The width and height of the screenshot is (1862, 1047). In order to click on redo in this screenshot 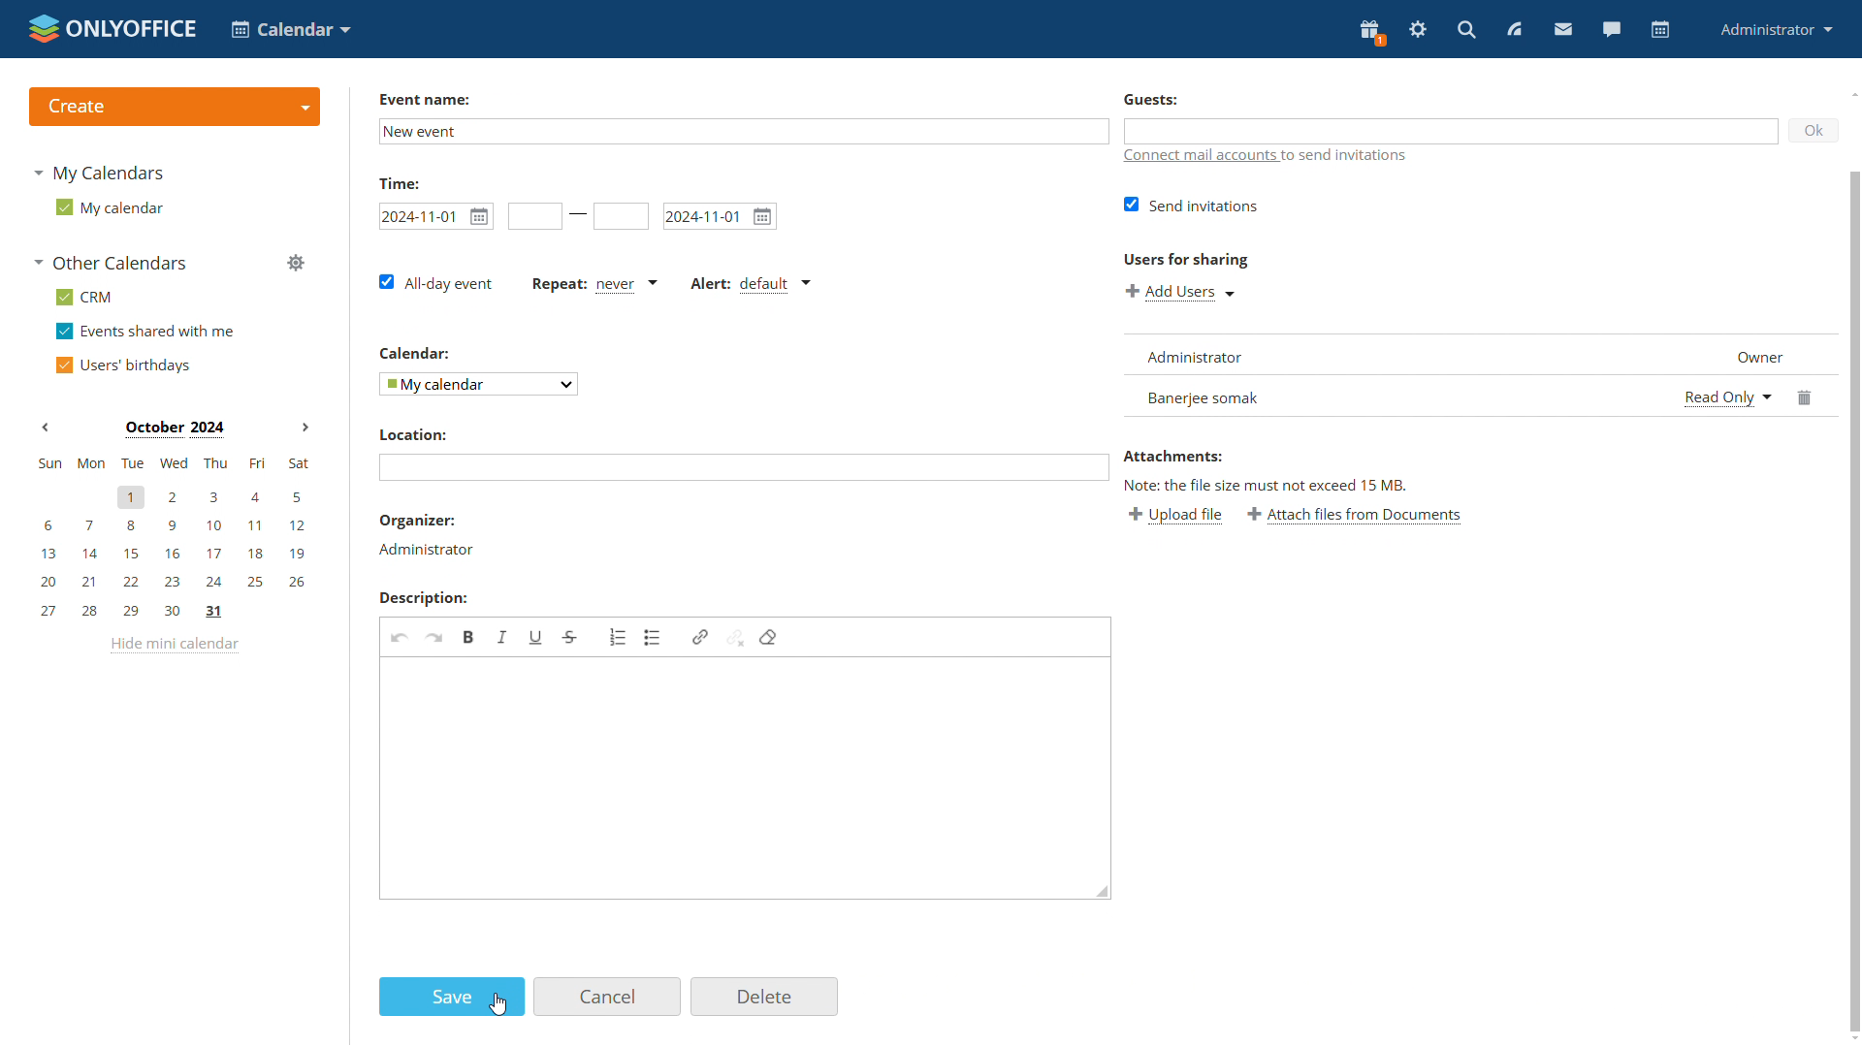, I will do `click(434, 638)`.